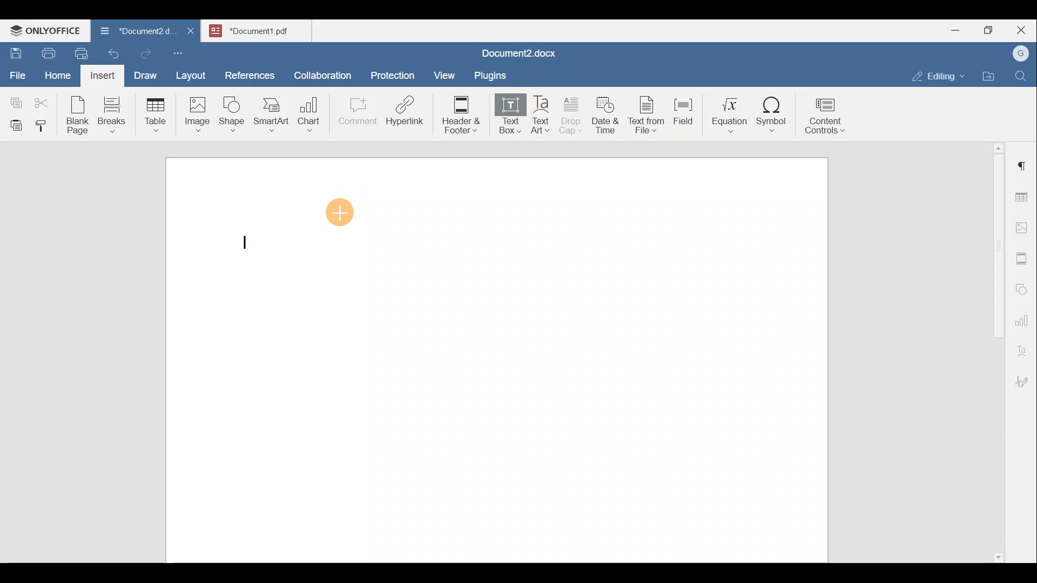 The width and height of the screenshot is (1037, 583). I want to click on References, so click(249, 74).